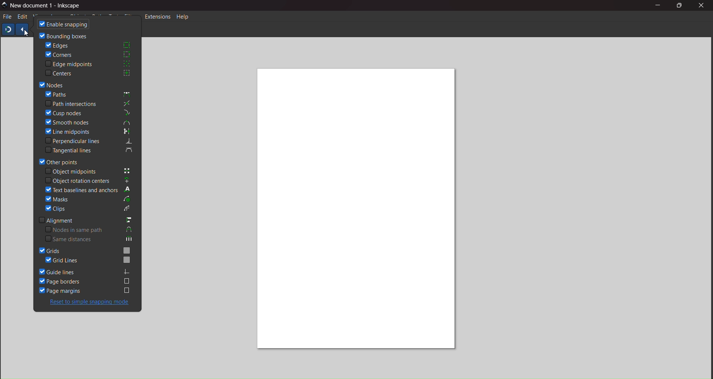 This screenshot has height=379, width=713. Describe the element at coordinates (158, 17) in the screenshot. I see `Extensions` at that location.